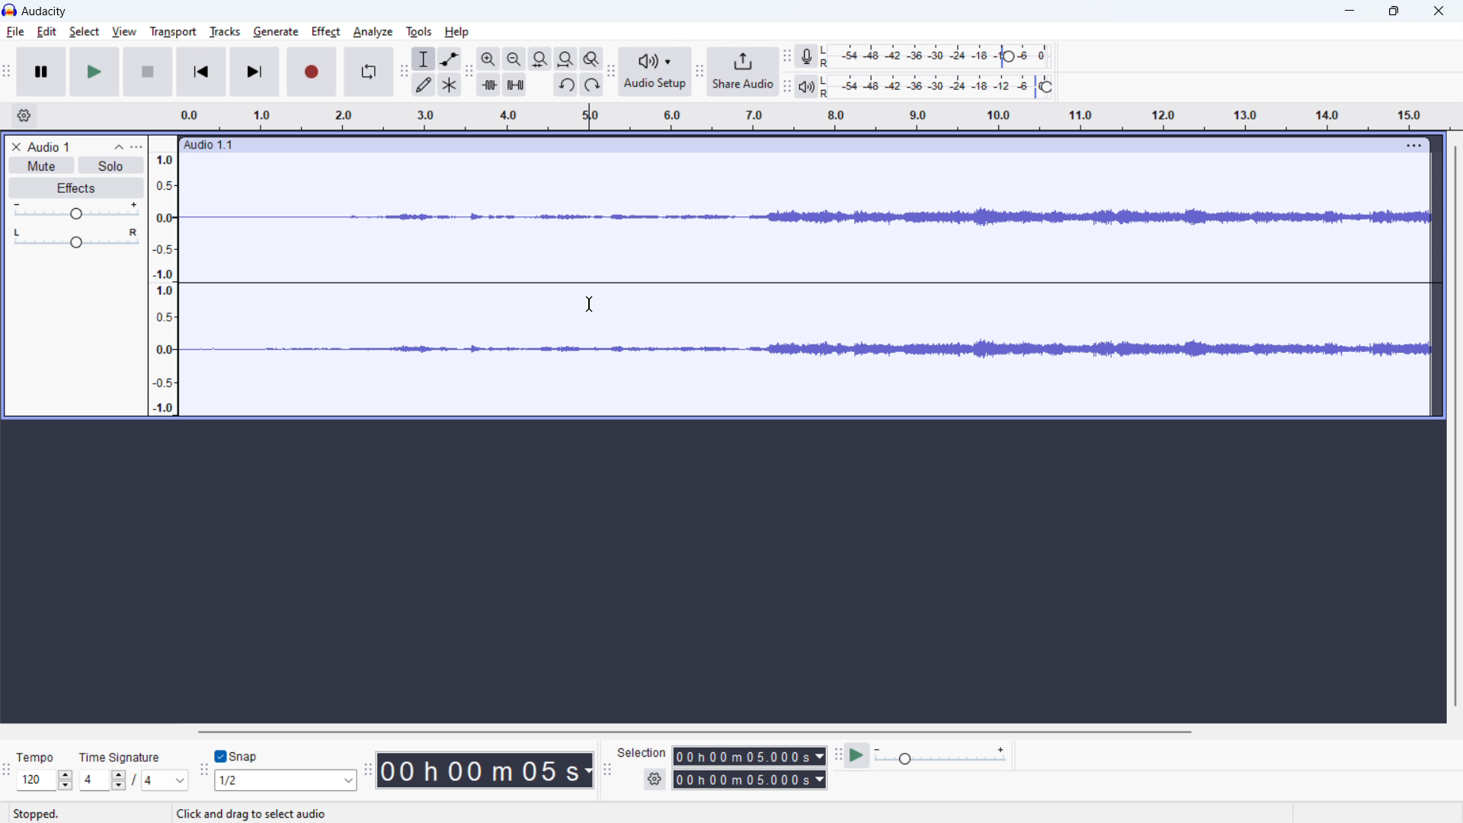  I want to click on effects, so click(77, 188).